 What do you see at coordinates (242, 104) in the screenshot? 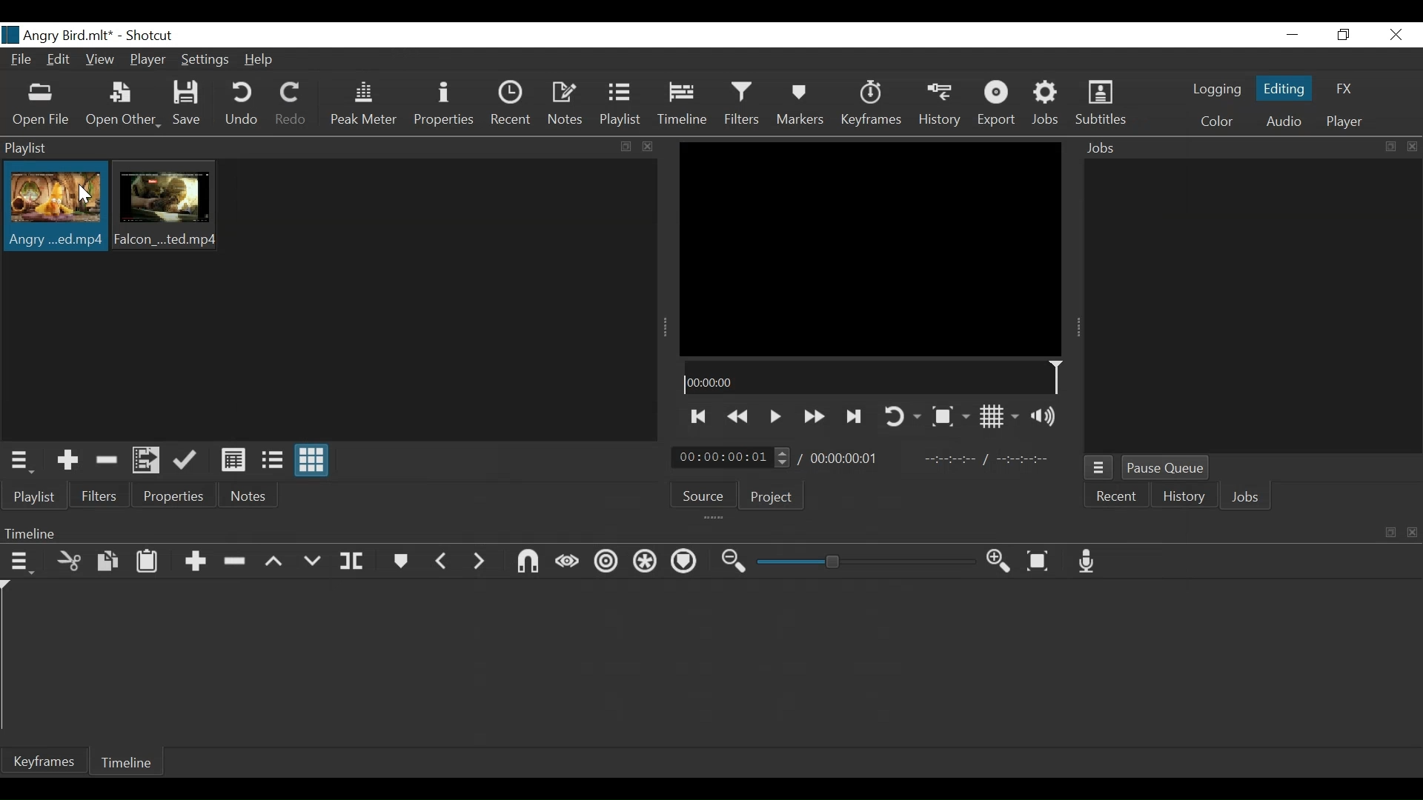
I see `Undo` at bounding box center [242, 104].